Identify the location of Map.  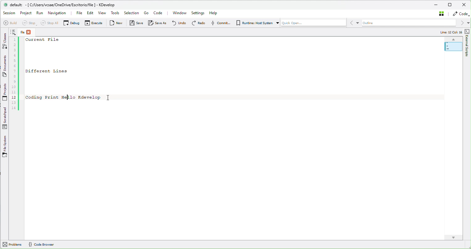
(453, 45).